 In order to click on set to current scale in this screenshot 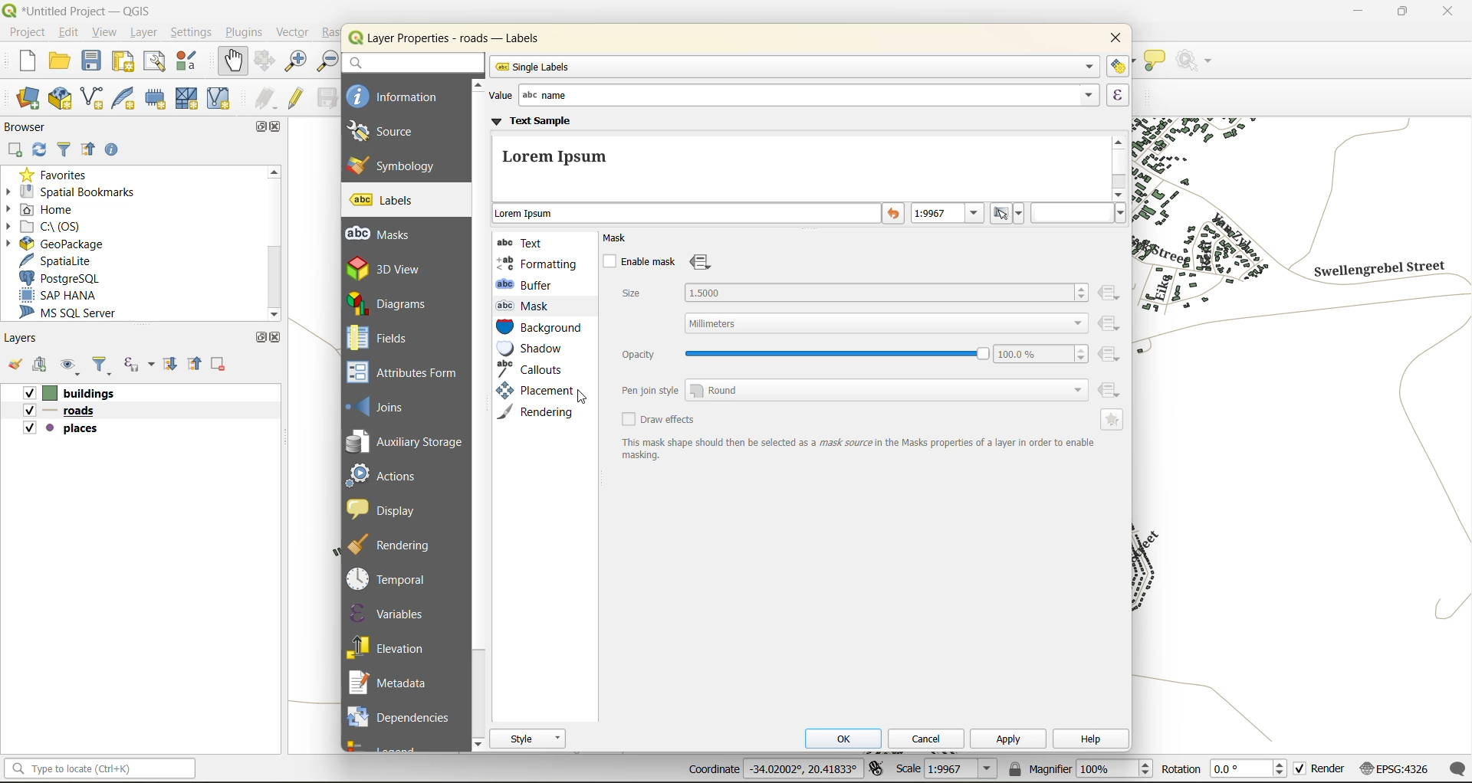, I will do `click(1008, 214)`.